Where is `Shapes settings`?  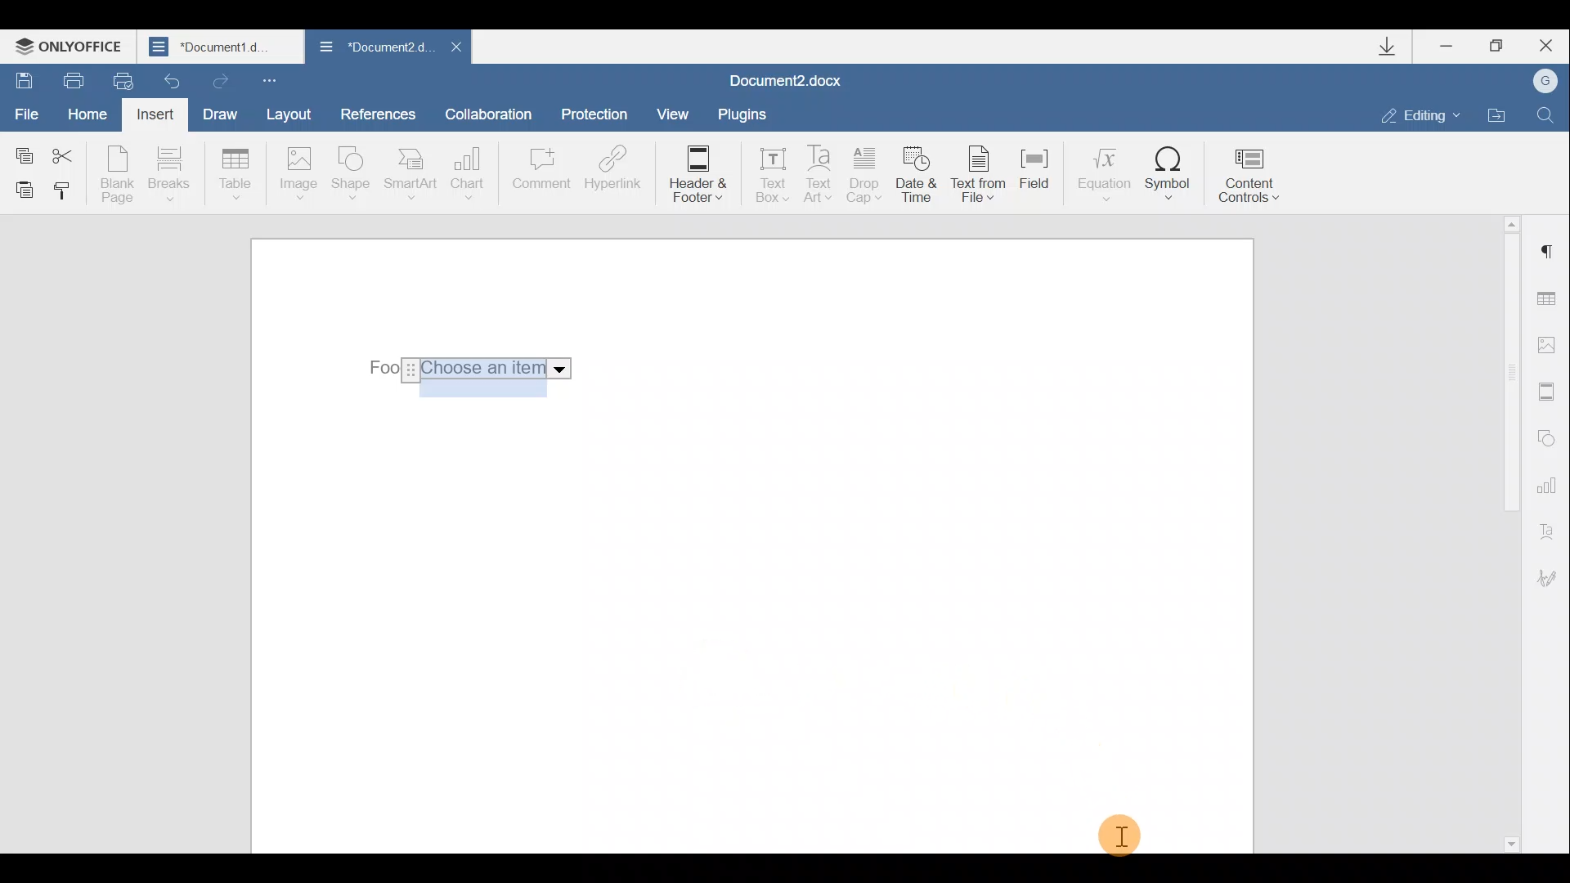
Shapes settings is located at coordinates (1547, 436).